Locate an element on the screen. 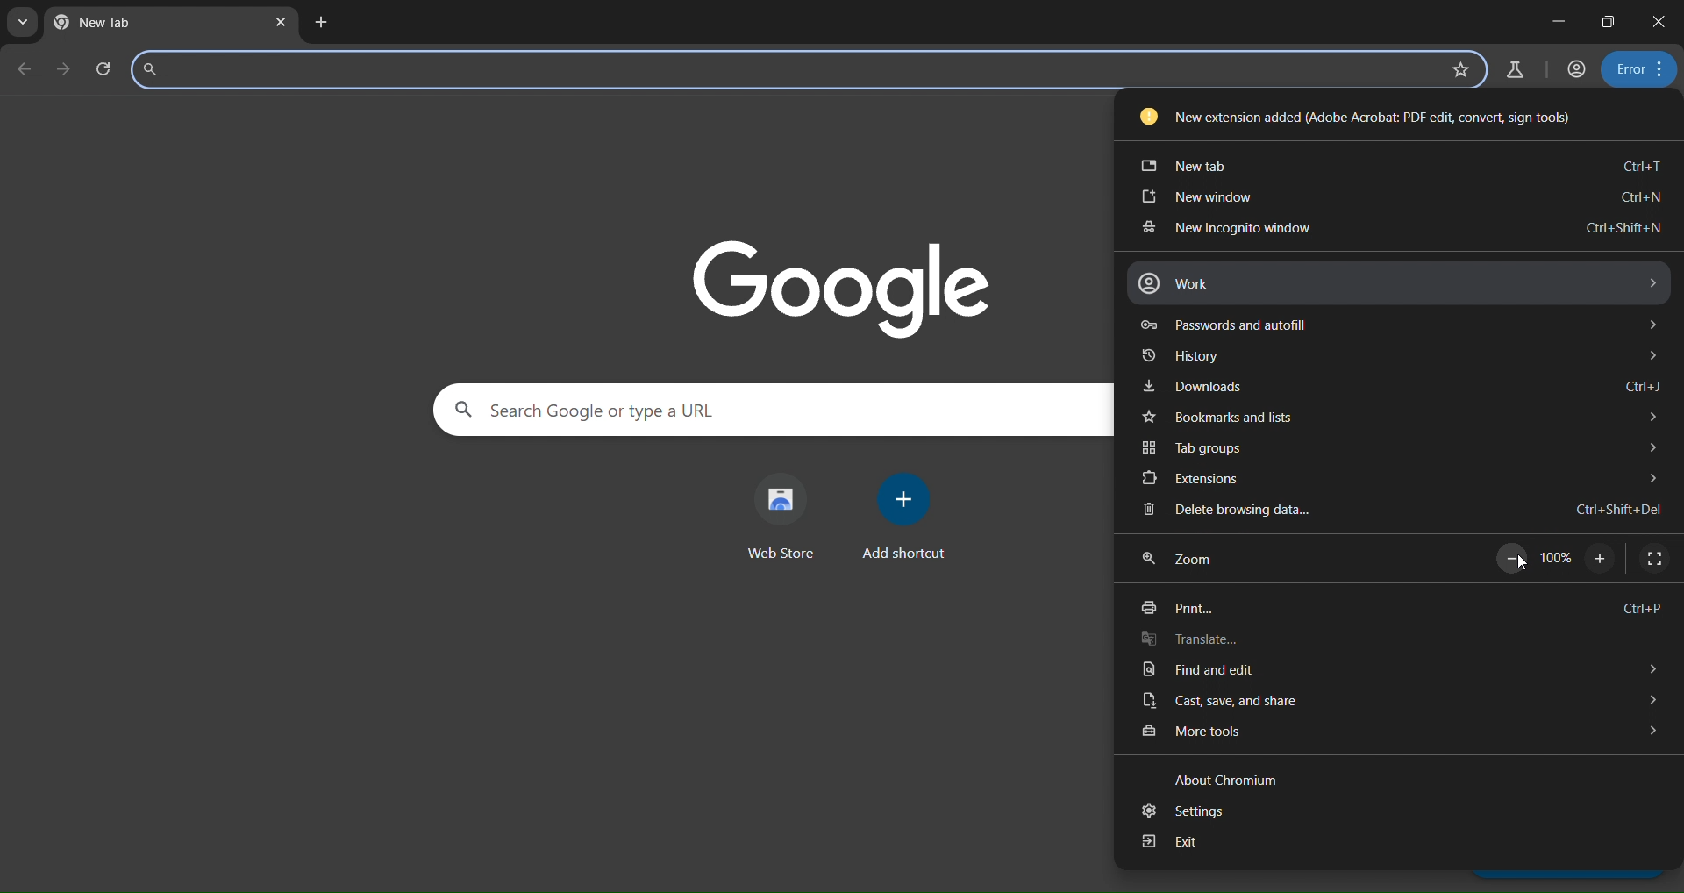  find and edit is located at coordinates (1401, 670).